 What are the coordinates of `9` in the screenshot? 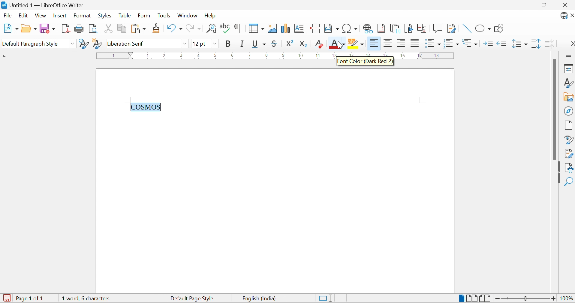 It's located at (282, 55).